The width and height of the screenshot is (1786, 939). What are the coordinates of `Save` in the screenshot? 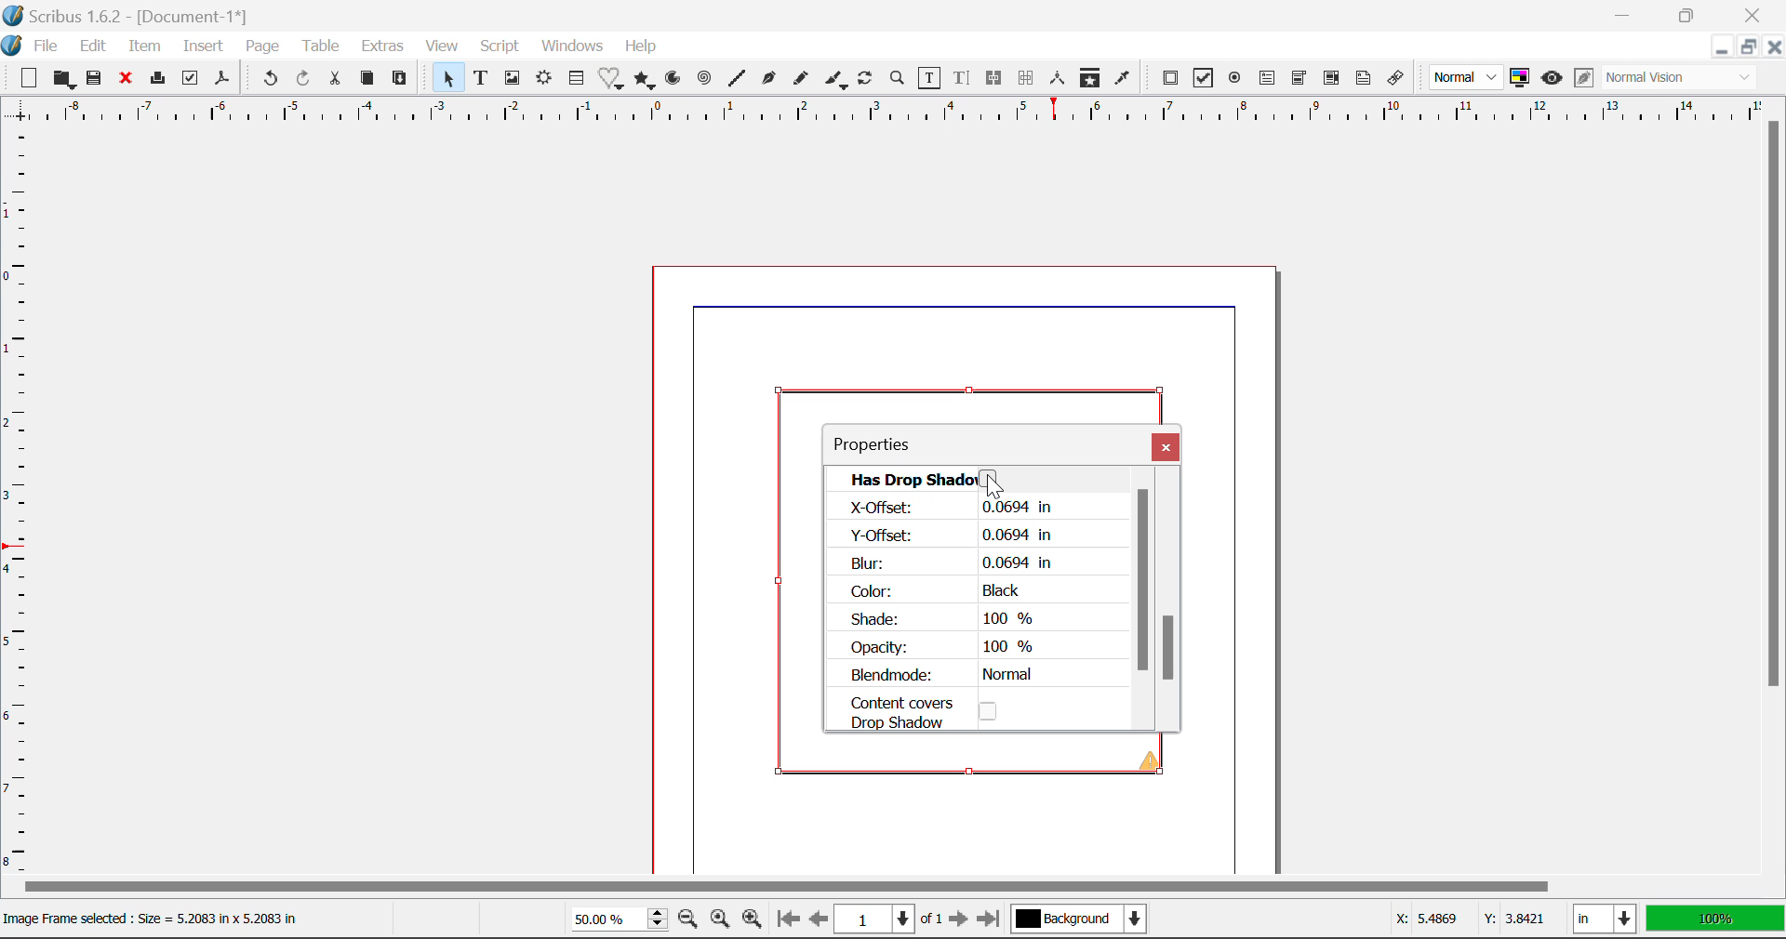 It's located at (96, 81).